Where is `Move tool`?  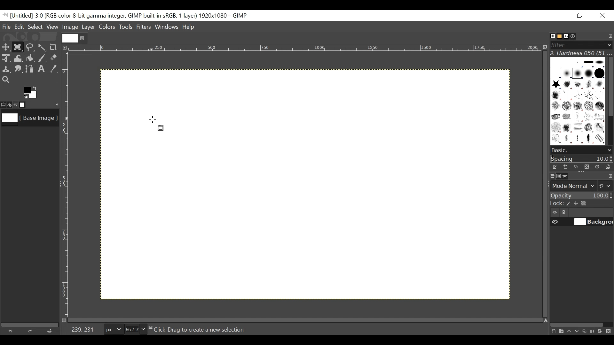
Move tool is located at coordinates (5, 46).